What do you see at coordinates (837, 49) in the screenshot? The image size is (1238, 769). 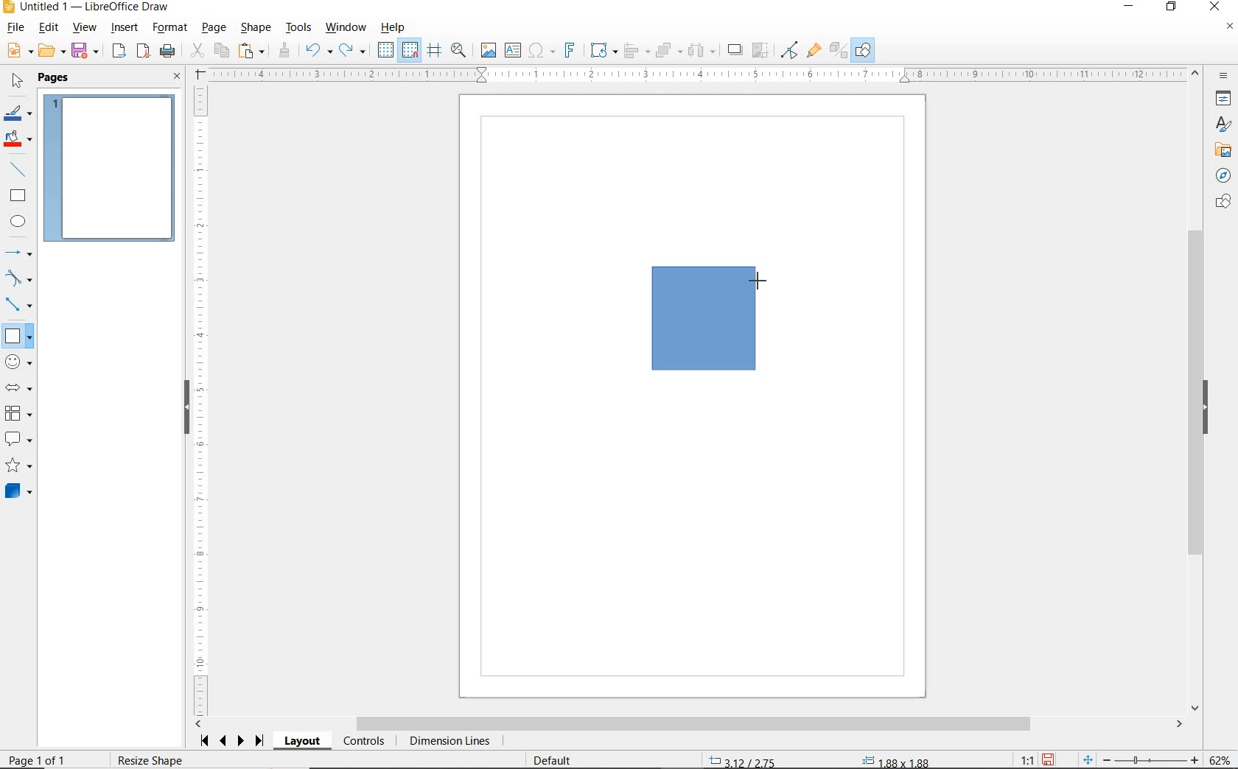 I see `TOGGLE EXTRUSION` at bounding box center [837, 49].